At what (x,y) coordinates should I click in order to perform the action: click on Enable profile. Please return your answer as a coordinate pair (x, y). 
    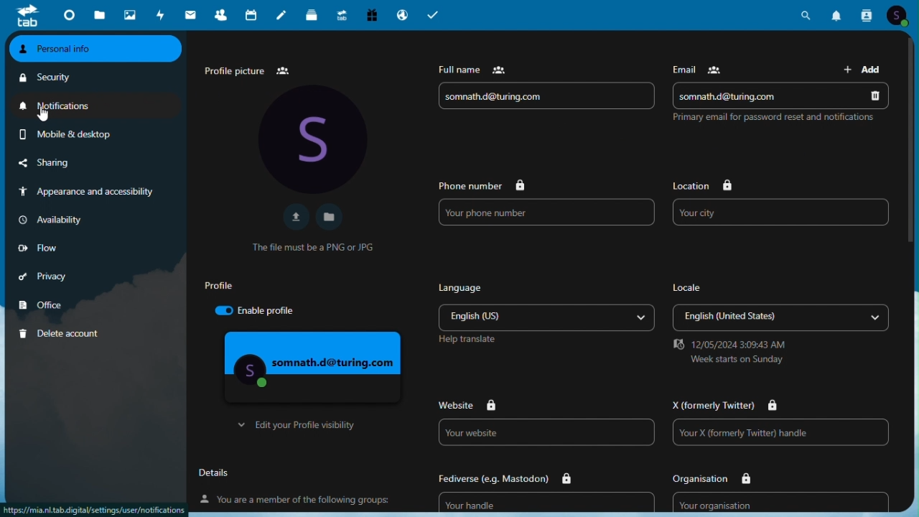
    Looking at the image, I should click on (256, 310).